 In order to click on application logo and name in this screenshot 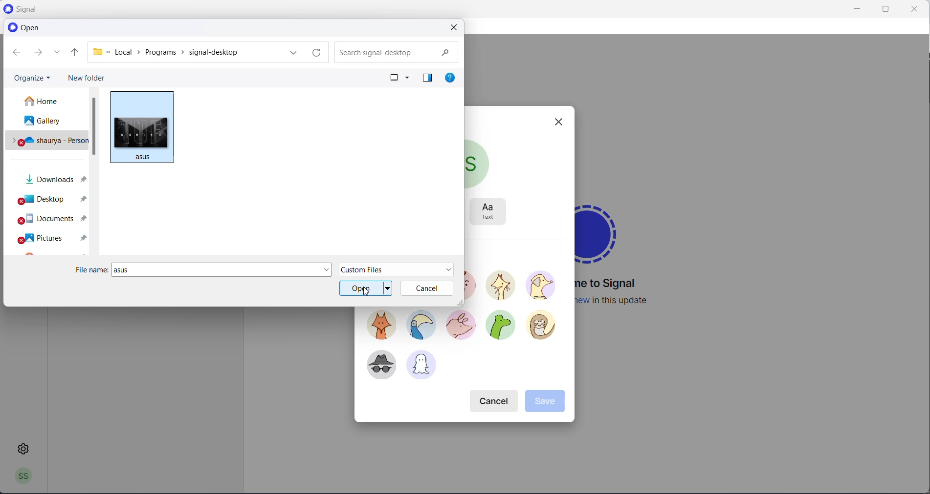, I will do `click(48, 9)`.